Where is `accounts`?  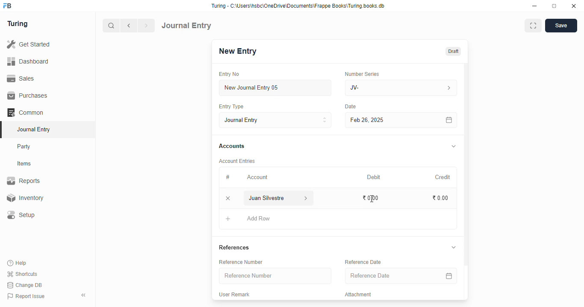
accounts is located at coordinates (232, 146).